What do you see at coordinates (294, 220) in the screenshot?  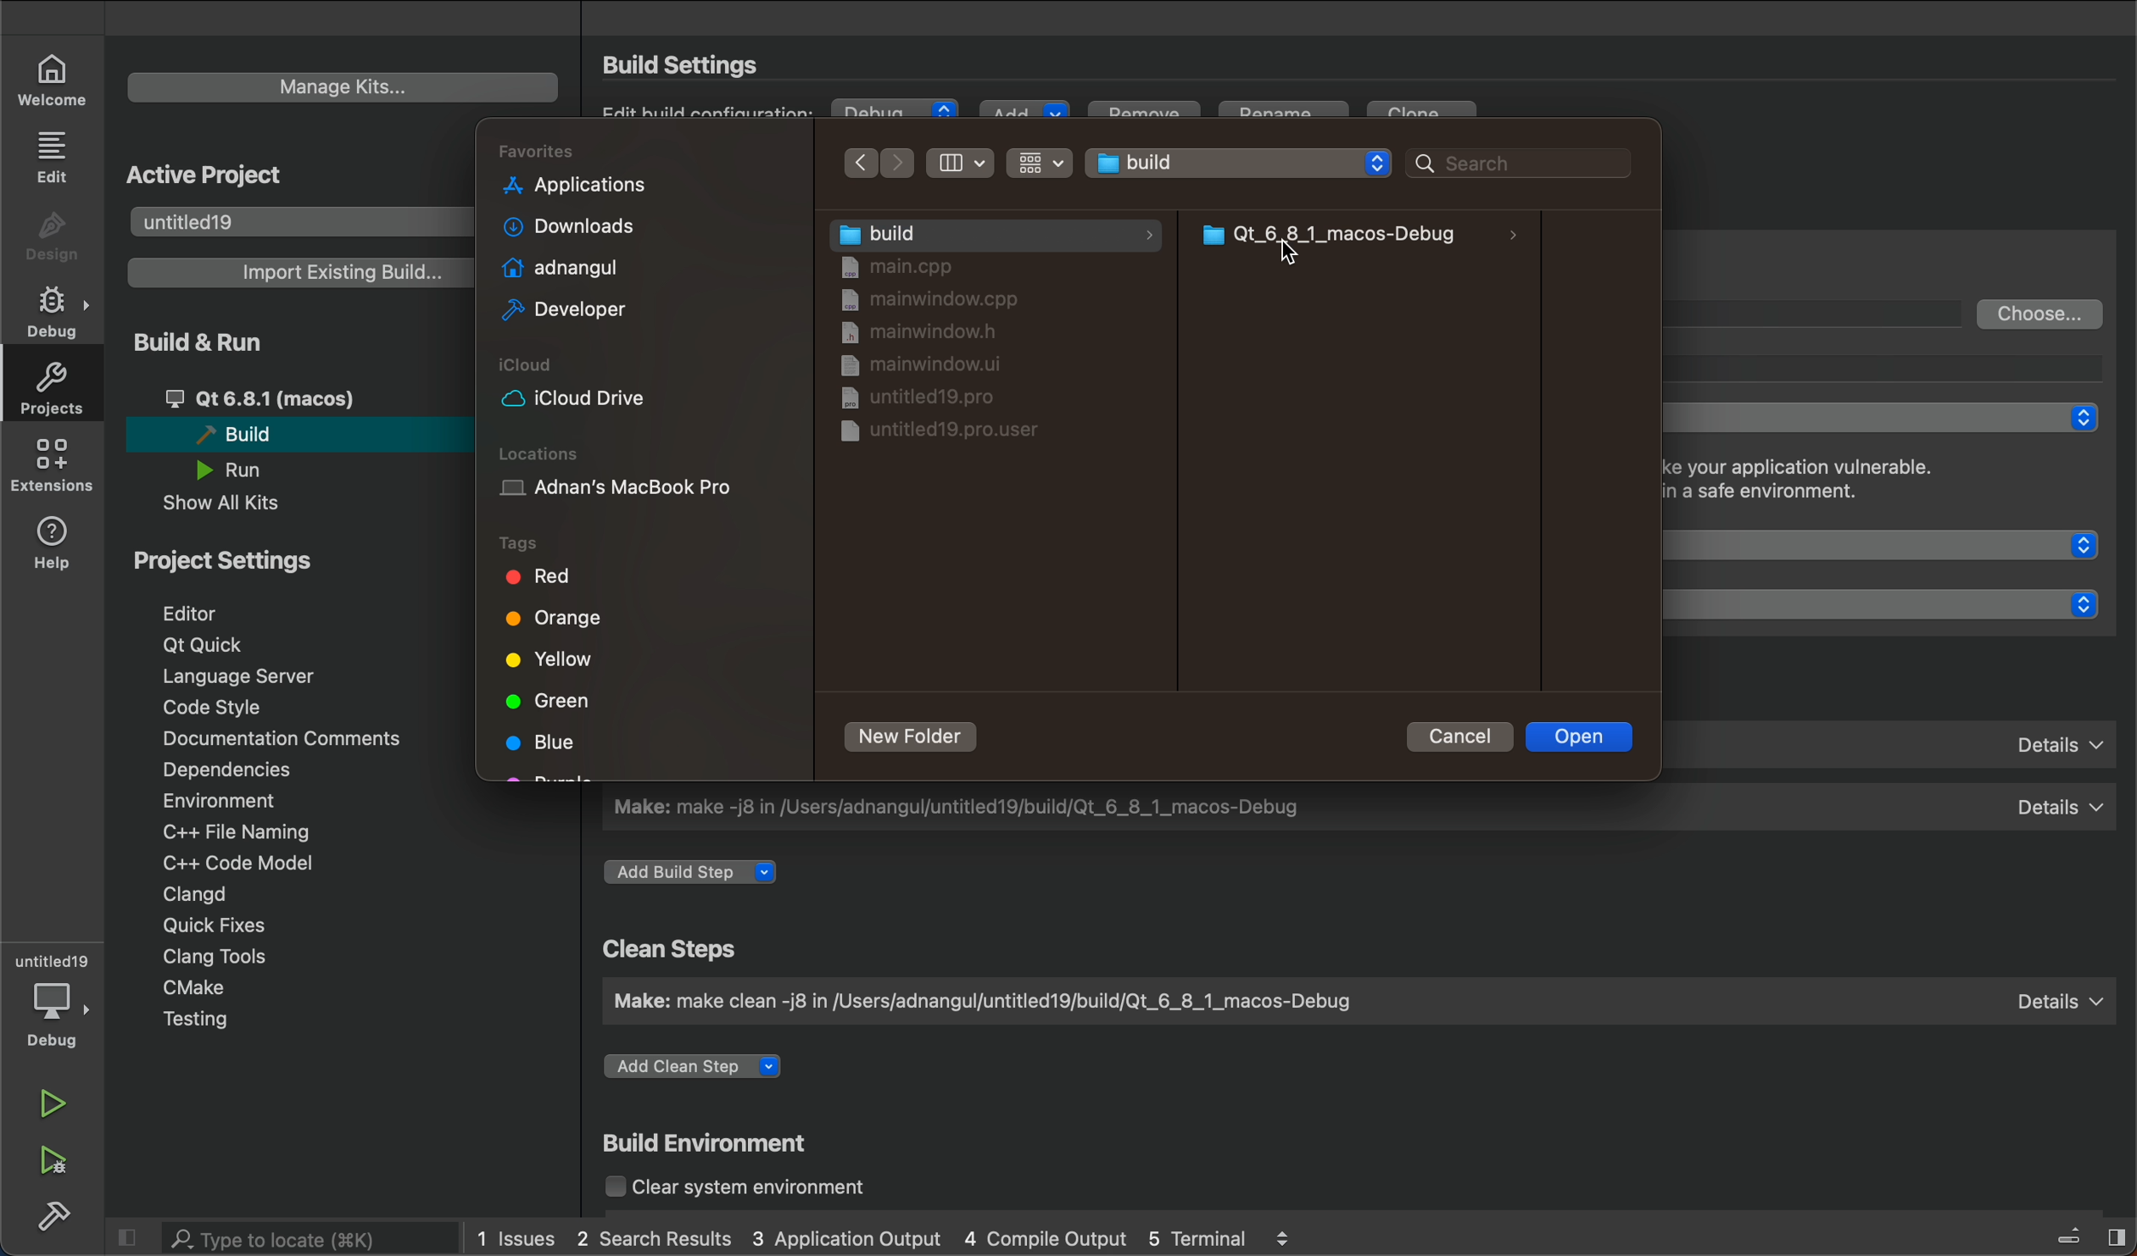 I see `untitled` at bounding box center [294, 220].